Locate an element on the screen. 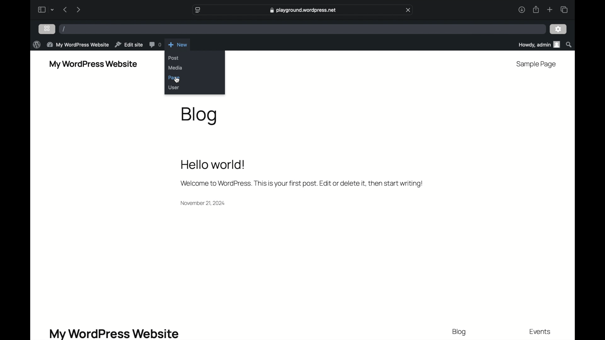 This screenshot has width=605, height=340. blog is located at coordinates (200, 116).